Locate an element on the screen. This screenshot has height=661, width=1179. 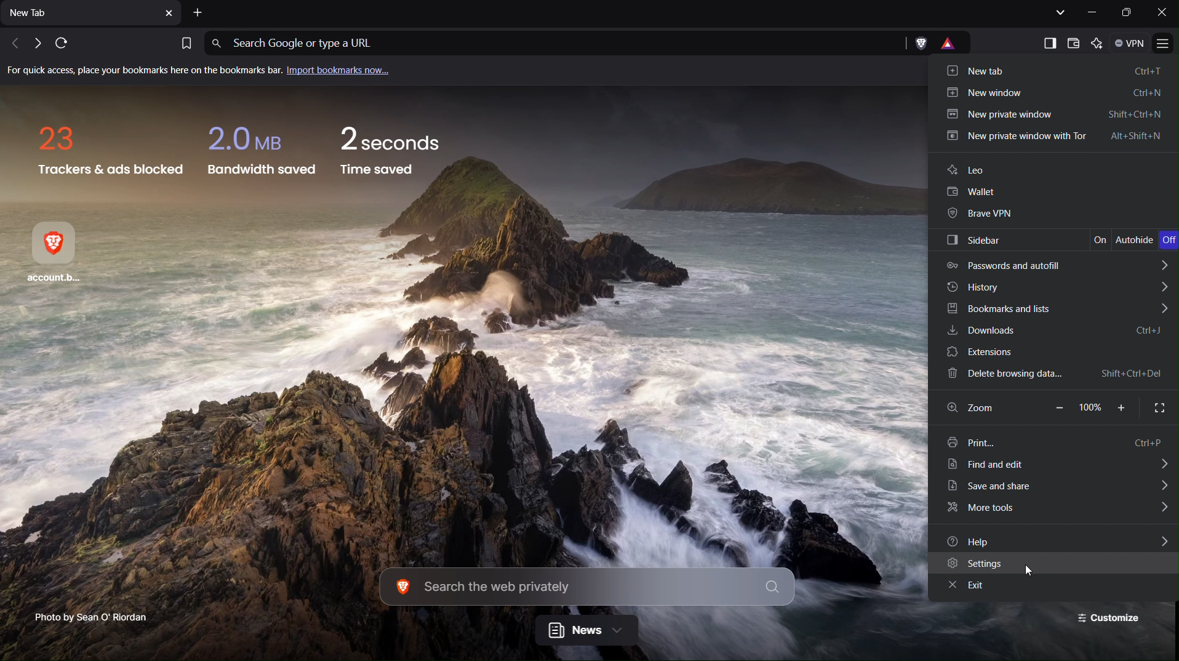
Brave VPN is located at coordinates (1051, 215).